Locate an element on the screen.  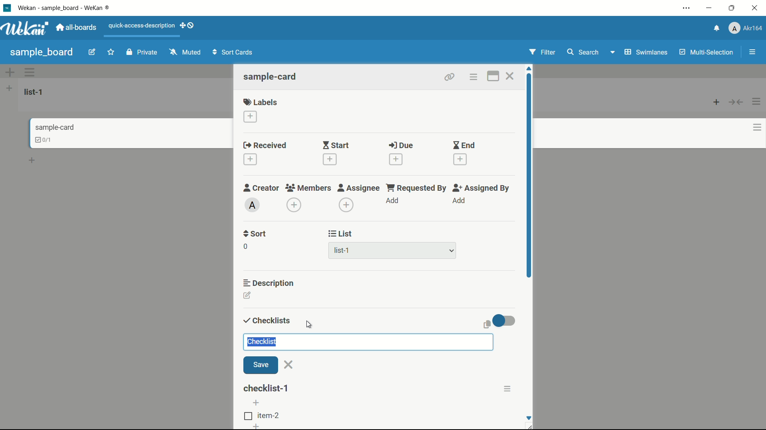
toggle button is located at coordinates (505, 321).